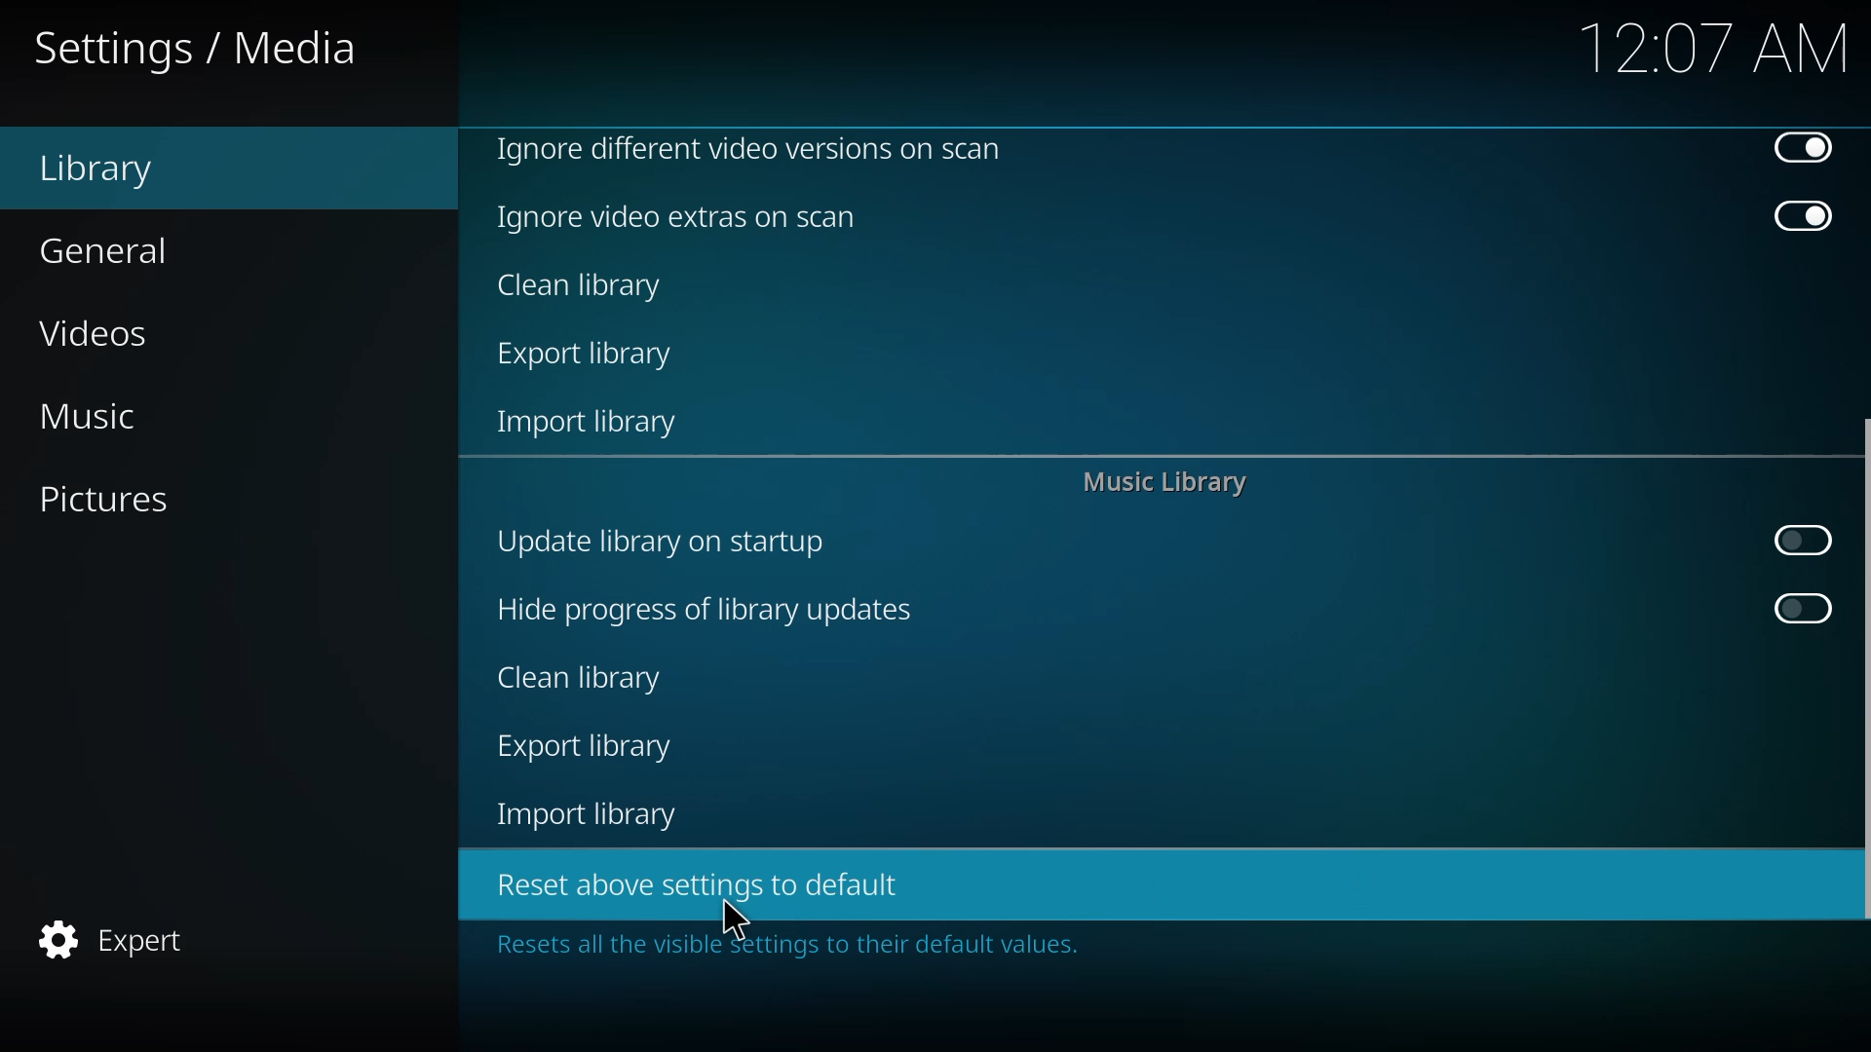 This screenshot has width=1871, height=1052. Describe the element at coordinates (105, 251) in the screenshot. I see `general` at that location.